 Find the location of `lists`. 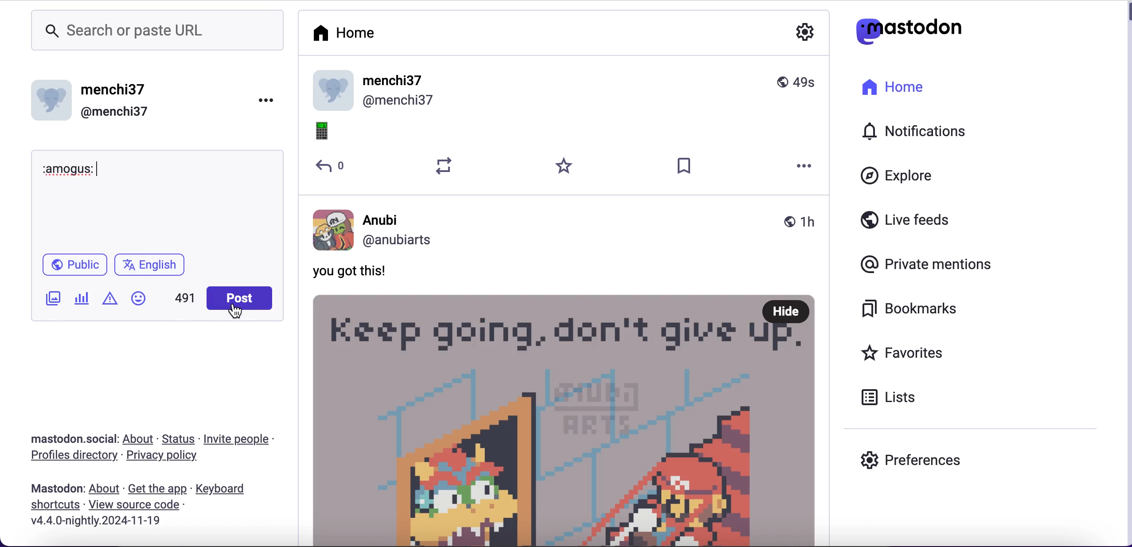

lists is located at coordinates (891, 398).